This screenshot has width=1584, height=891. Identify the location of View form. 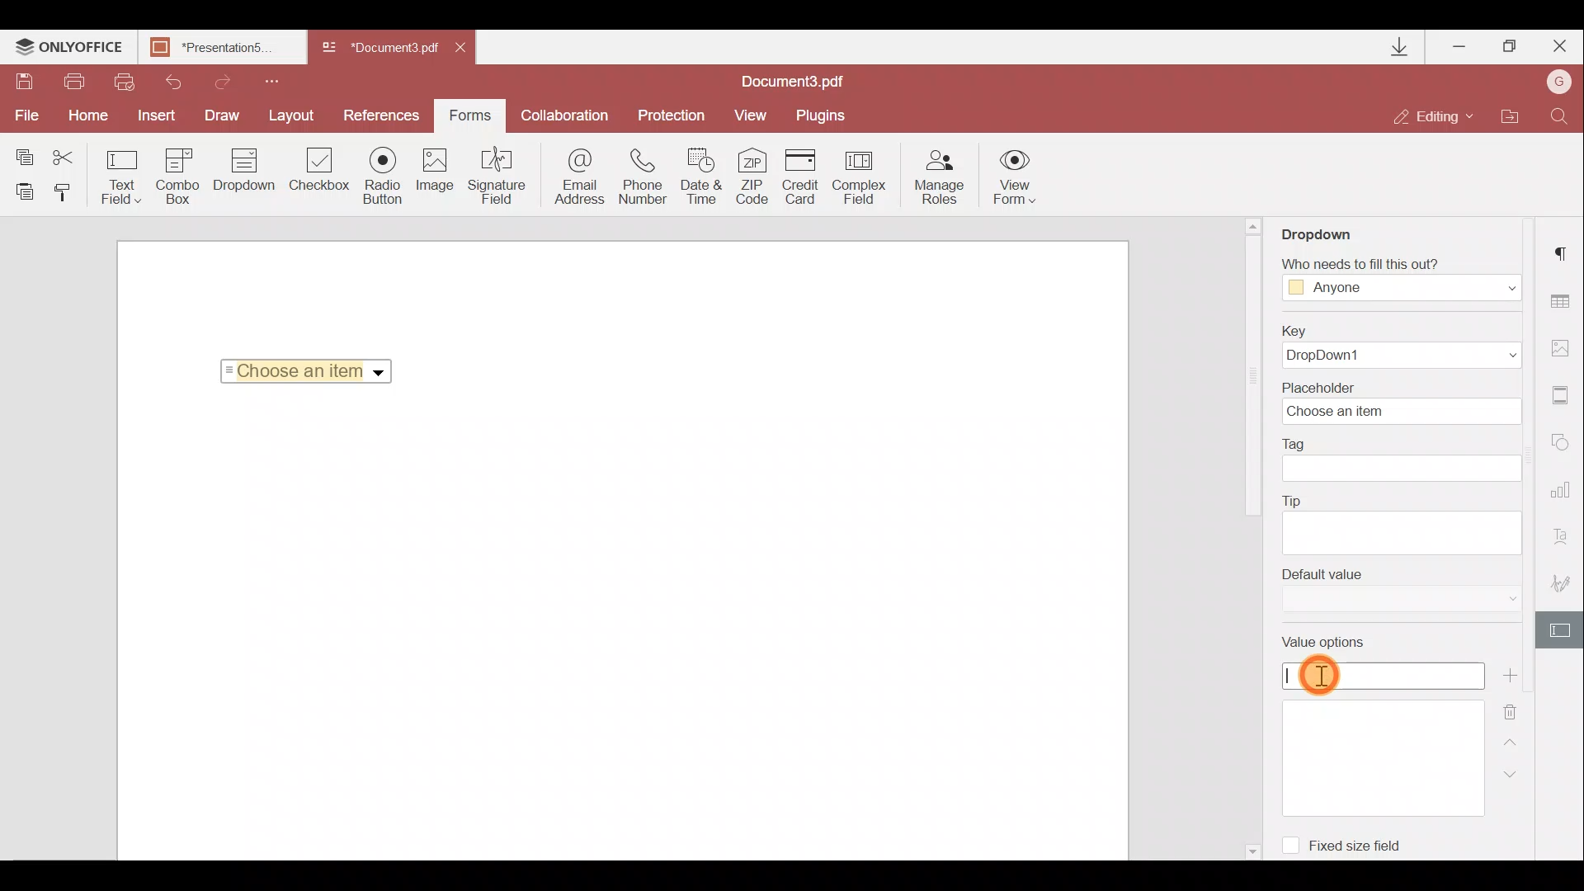
(1016, 177).